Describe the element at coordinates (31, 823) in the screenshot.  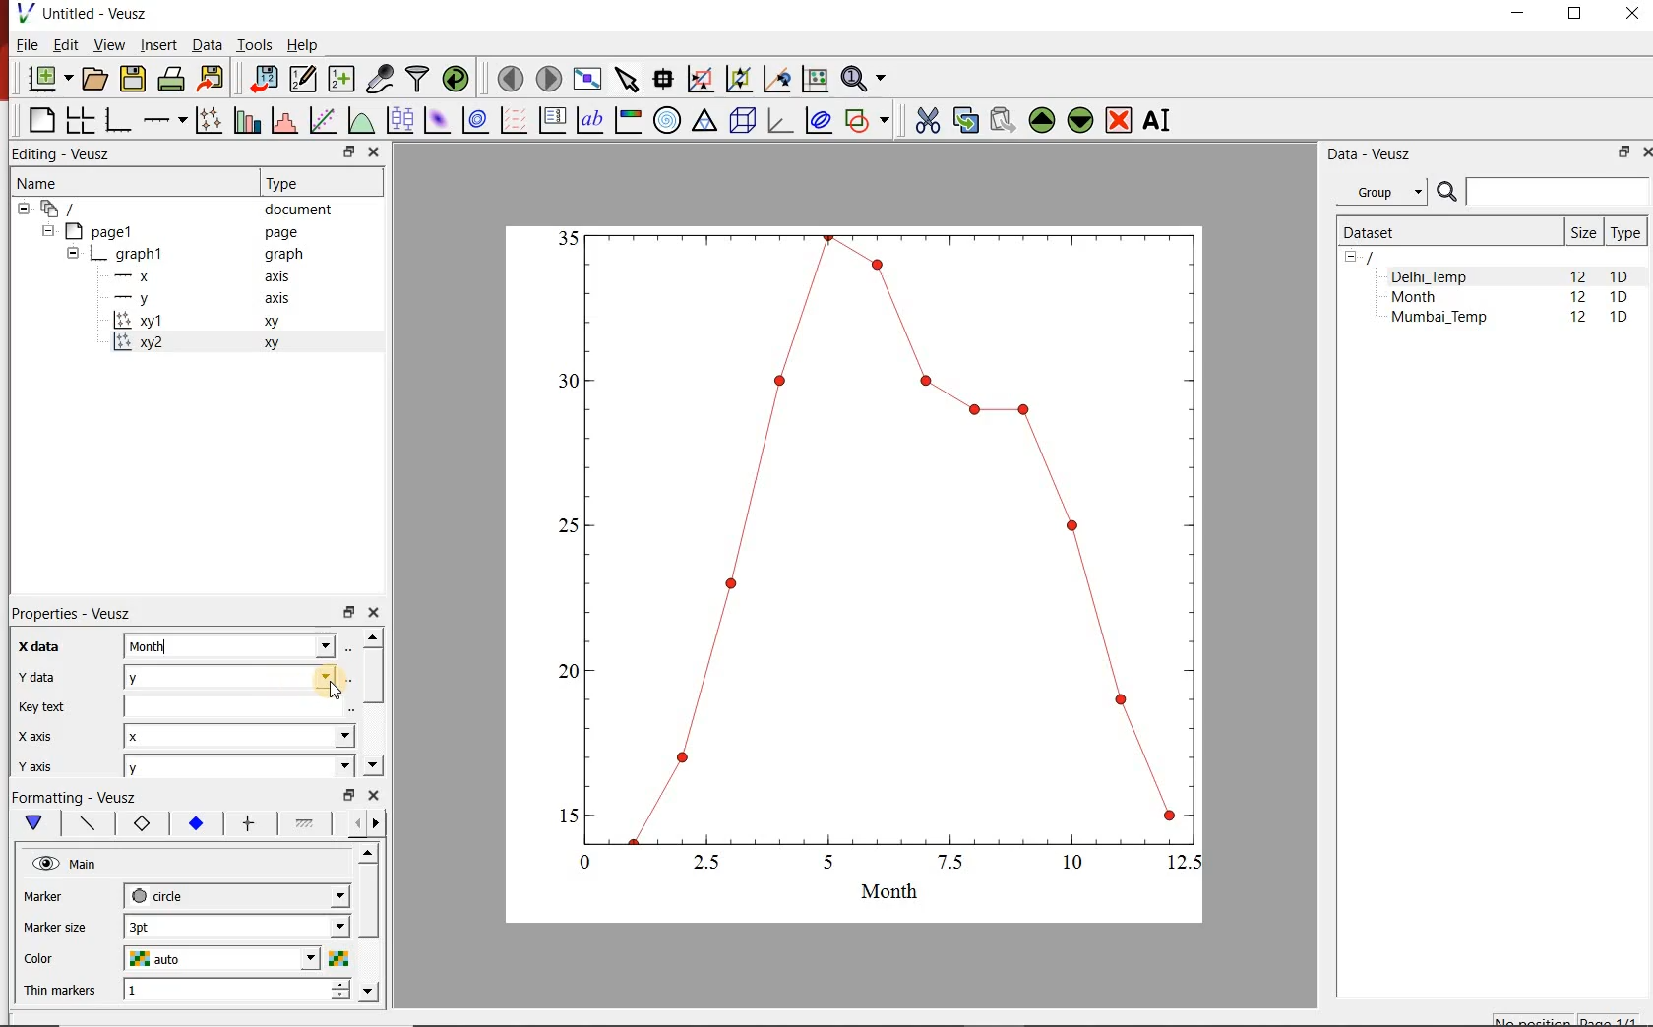
I see `Main formatting` at that location.